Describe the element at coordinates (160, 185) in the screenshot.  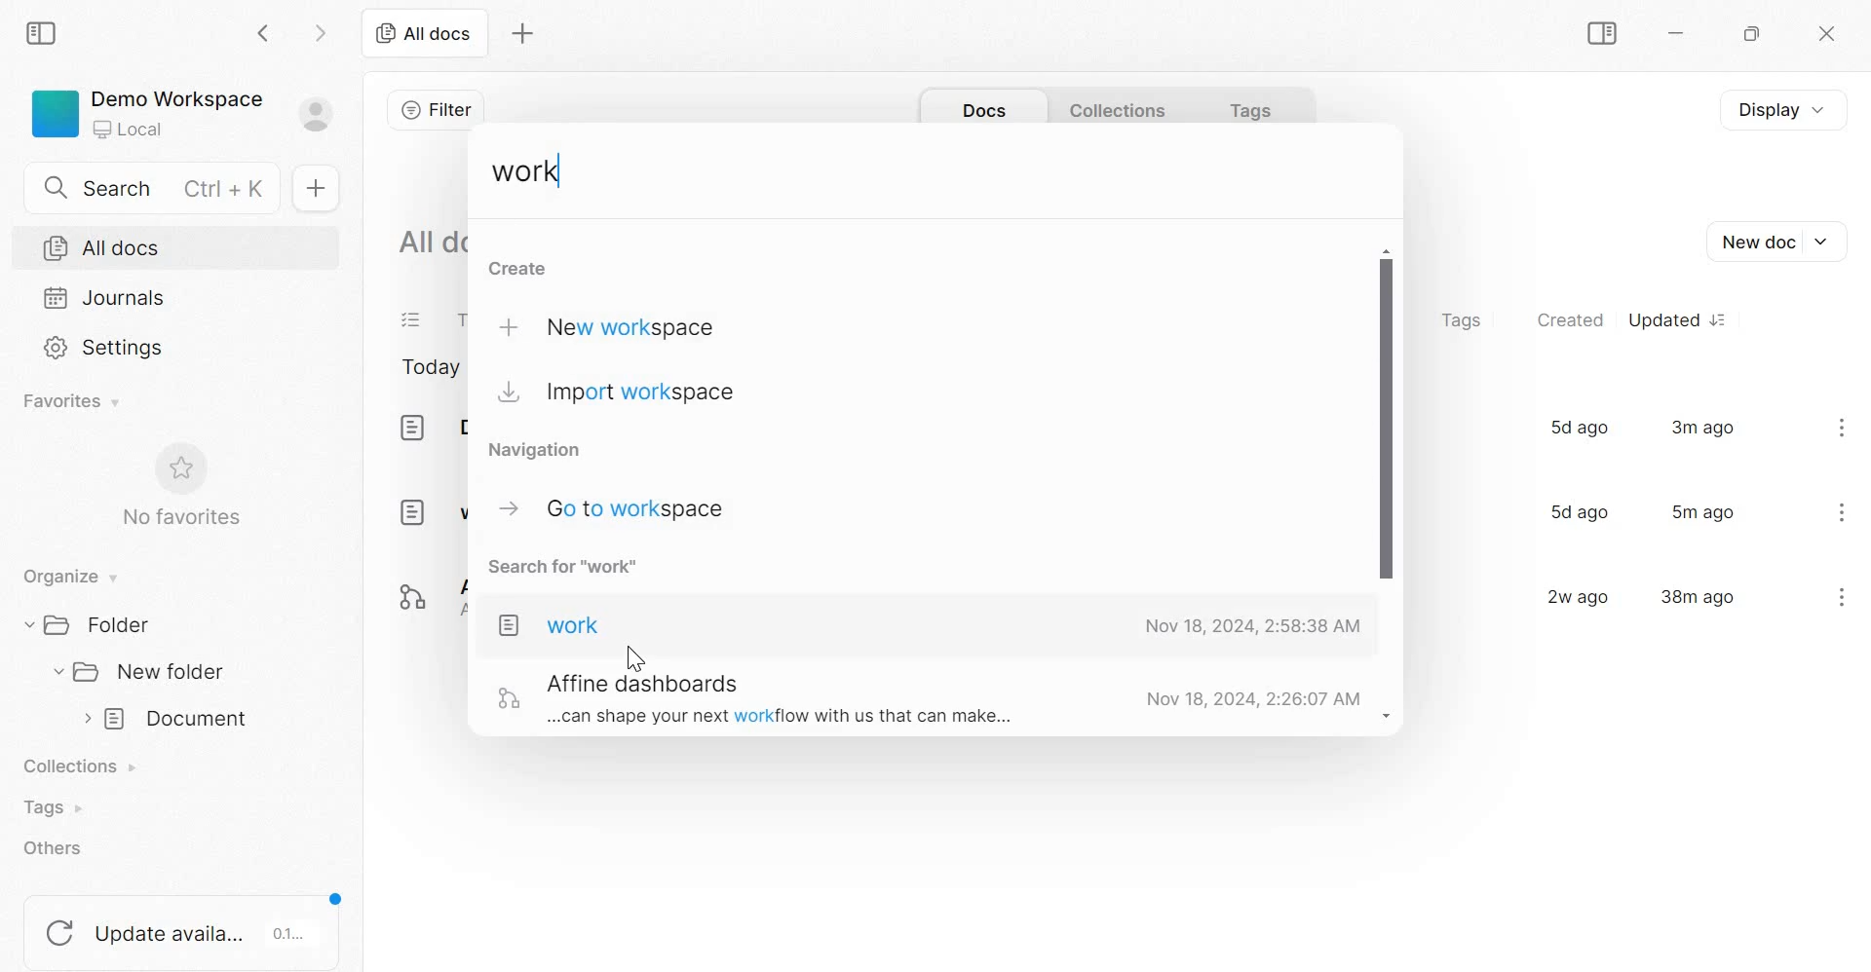
I see `Search` at that location.